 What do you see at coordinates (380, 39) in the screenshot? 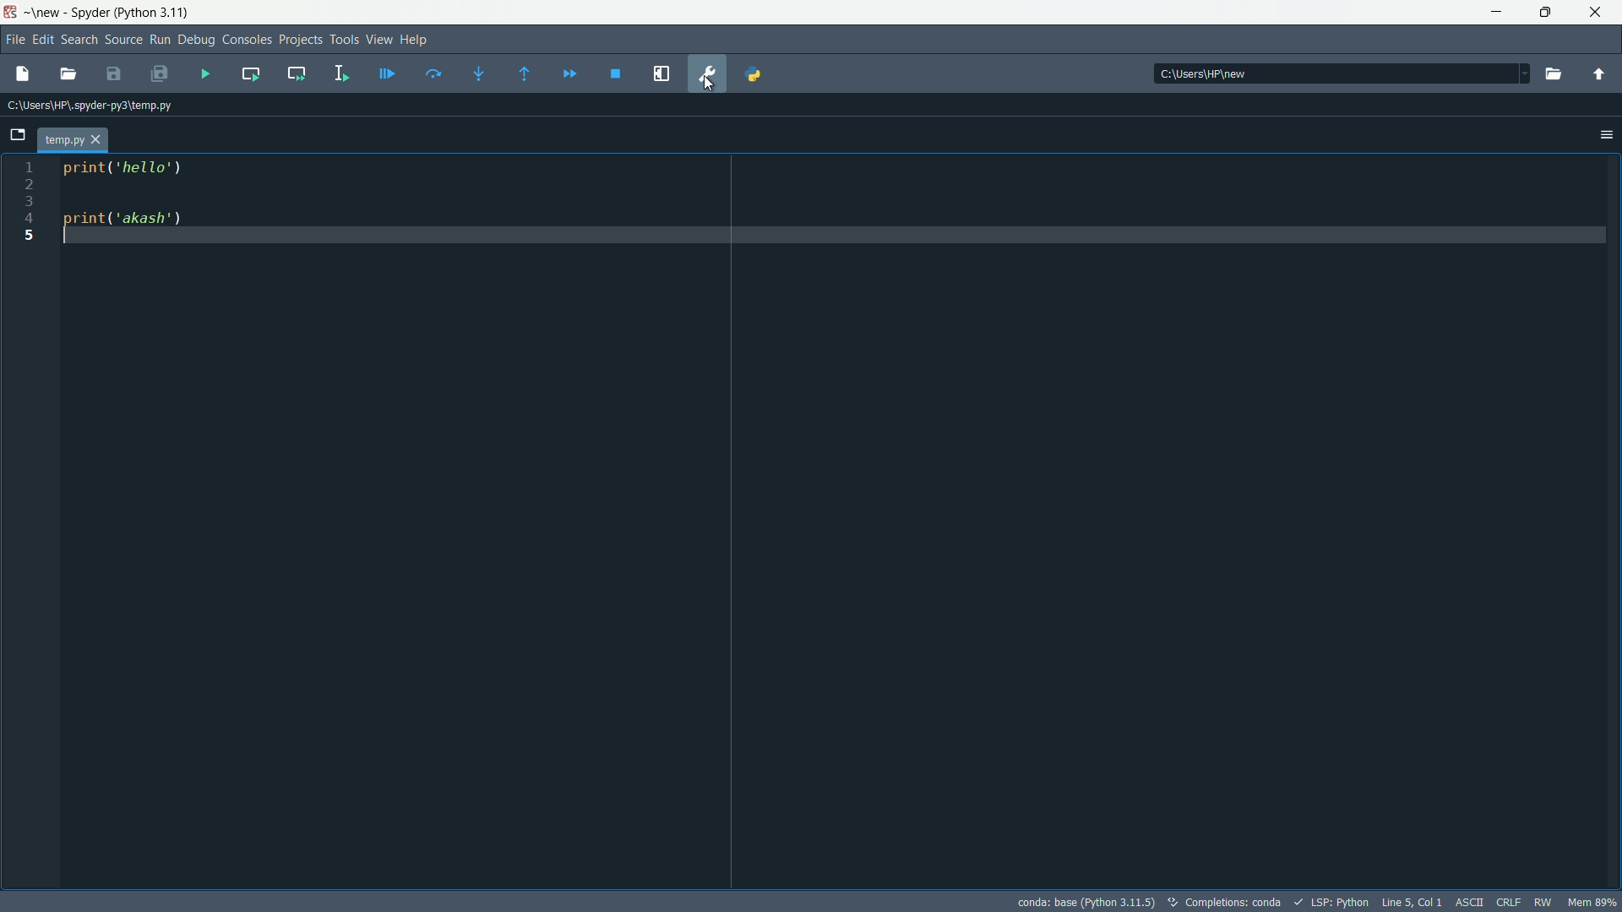
I see `view menu` at bounding box center [380, 39].